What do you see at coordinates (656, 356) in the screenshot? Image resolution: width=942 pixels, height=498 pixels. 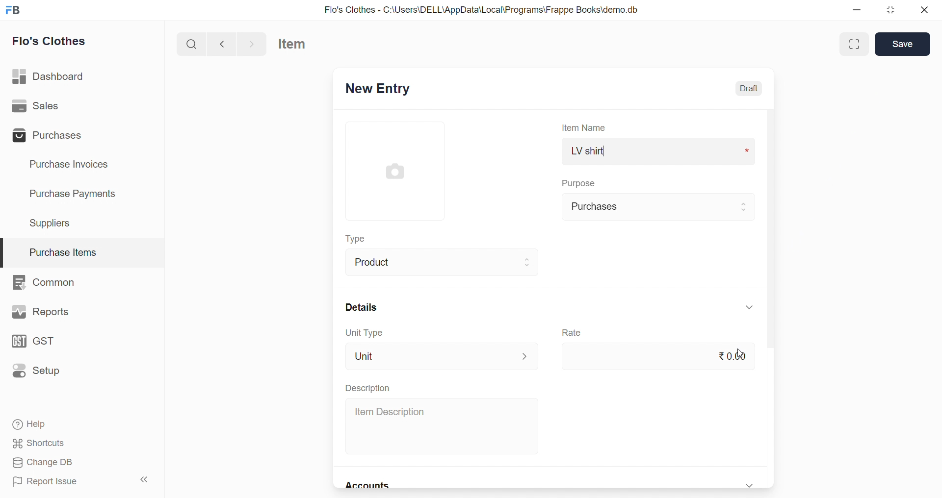 I see `₹0.00` at bounding box center [656, 356].